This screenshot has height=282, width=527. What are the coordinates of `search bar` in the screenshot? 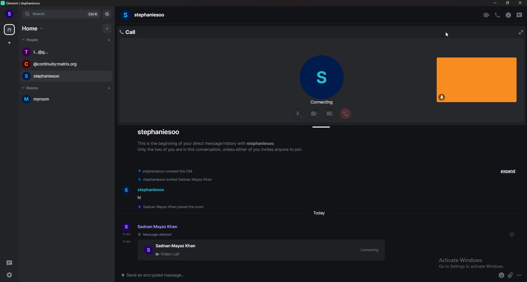 It's located at (61, 14).